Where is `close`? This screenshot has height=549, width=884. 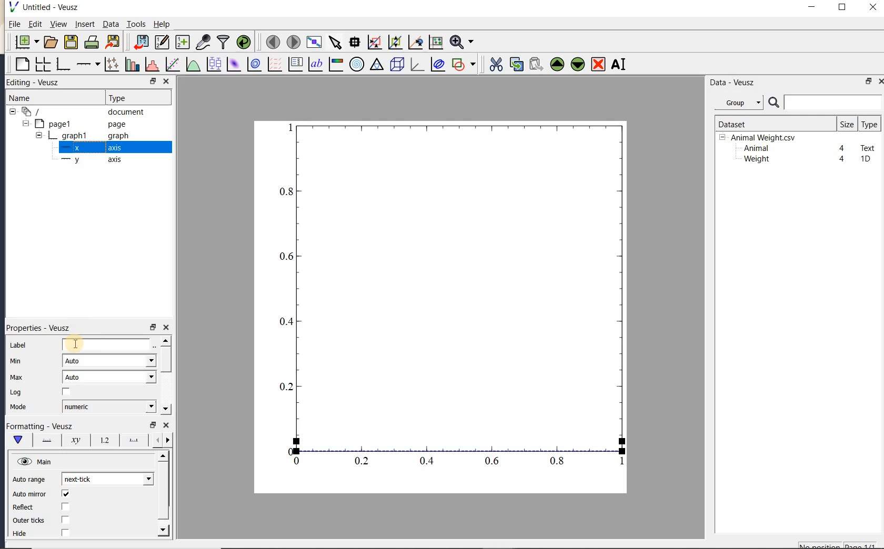
close is located at coordinates (873, 8).